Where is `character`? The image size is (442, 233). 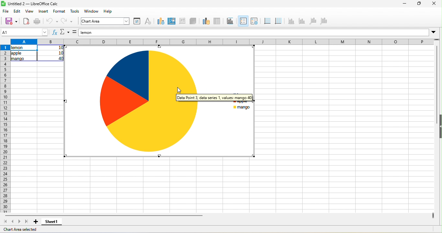 character is located at coordinates (149, 21).